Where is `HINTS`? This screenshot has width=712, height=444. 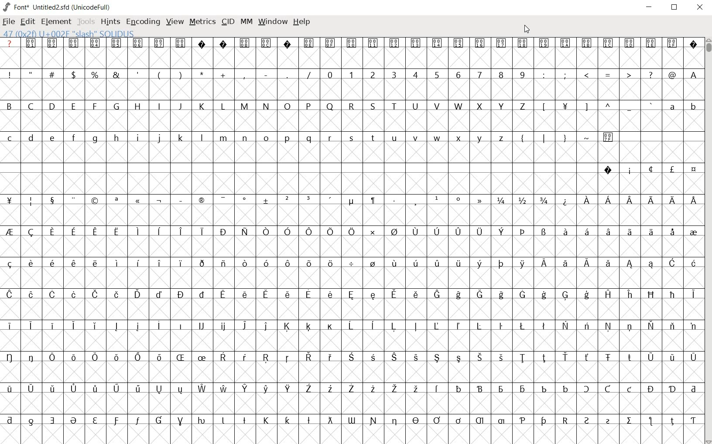 HINTS is located at coordinates (110, 22).